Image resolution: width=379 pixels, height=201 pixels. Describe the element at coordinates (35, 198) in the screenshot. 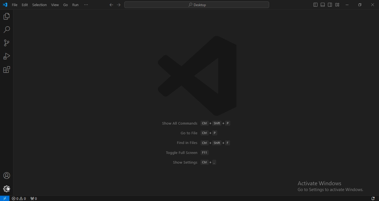

I see `No ports forwarded` at that location.